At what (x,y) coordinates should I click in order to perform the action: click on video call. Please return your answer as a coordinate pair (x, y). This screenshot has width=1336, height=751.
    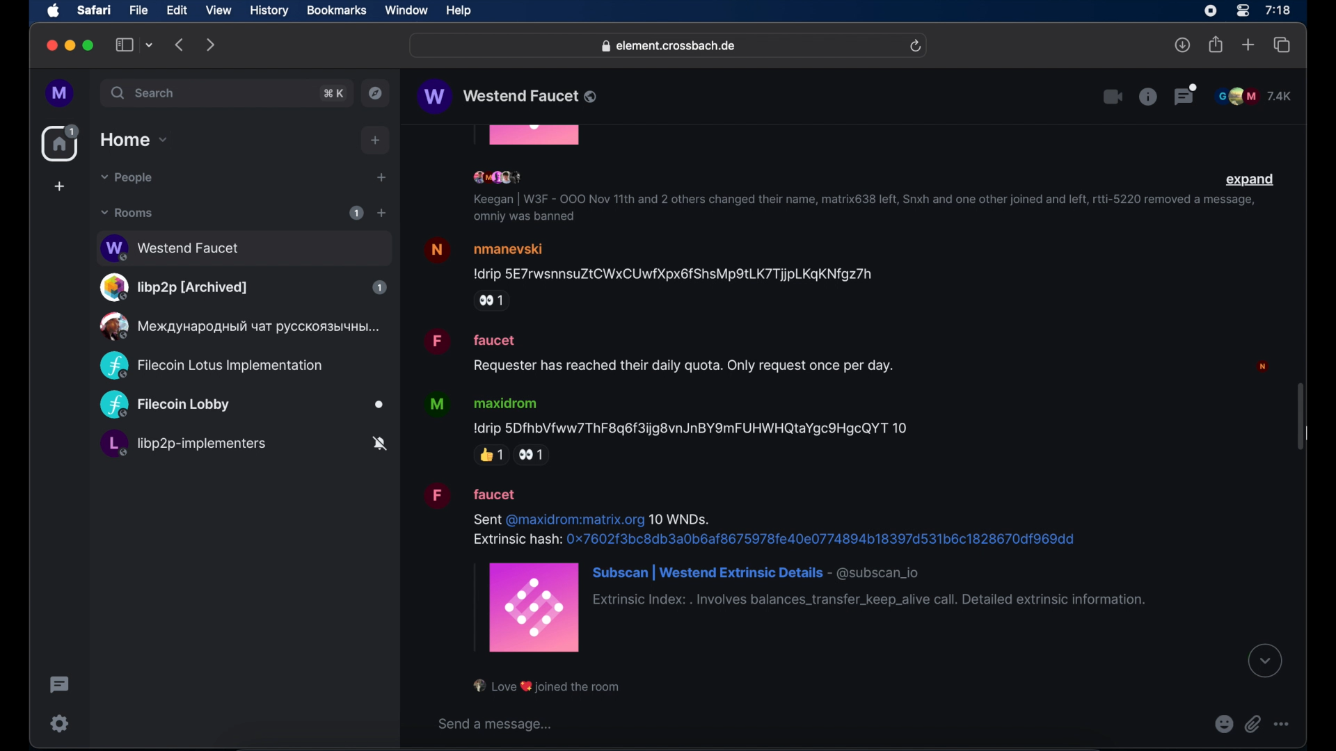
    Looking at the image, I should click on (1111, 97).